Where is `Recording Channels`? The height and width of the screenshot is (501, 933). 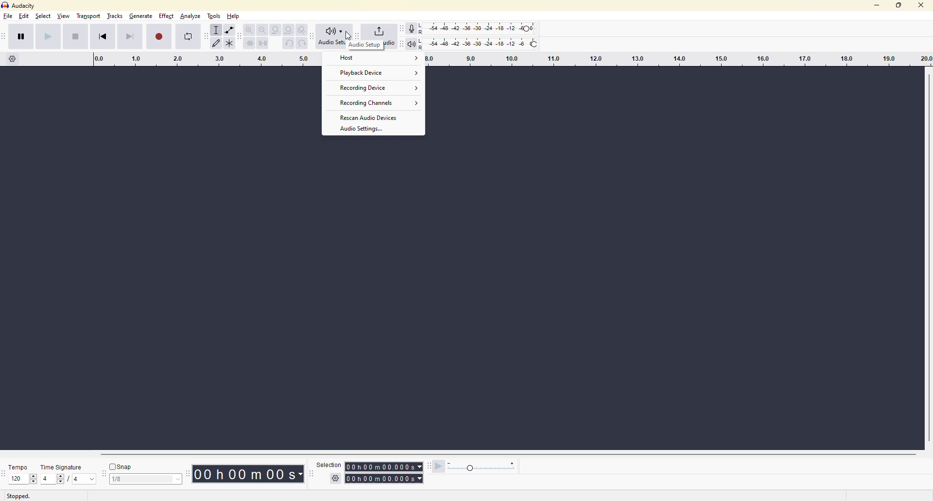 Recording Channels is located at coordinates (380, 103).